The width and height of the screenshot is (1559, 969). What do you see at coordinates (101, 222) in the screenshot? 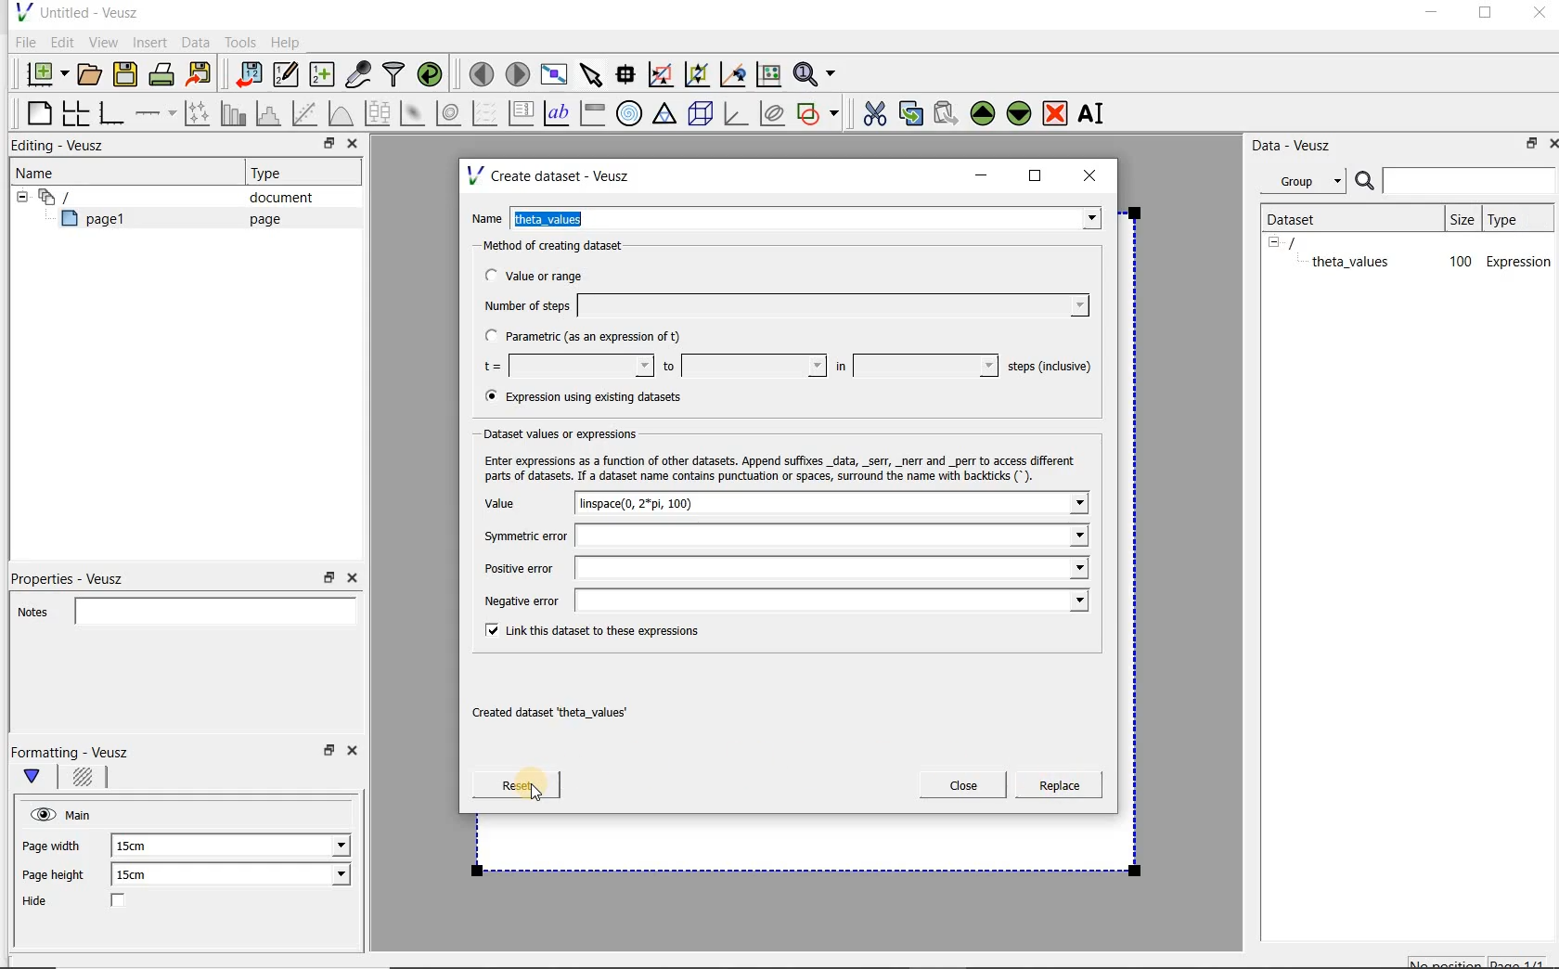
I see `page1` at bounding box center [101, 222].